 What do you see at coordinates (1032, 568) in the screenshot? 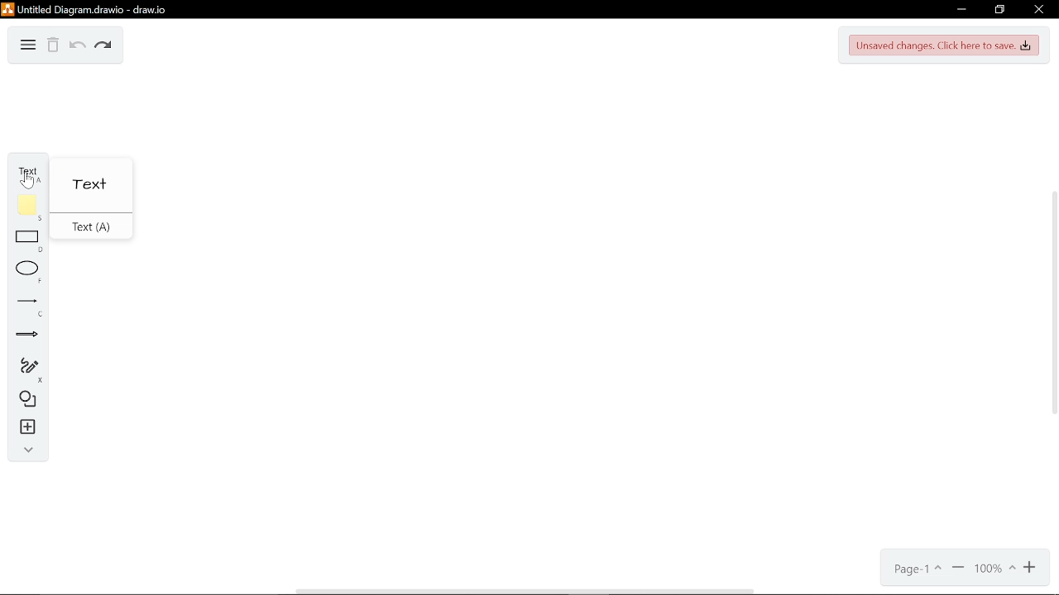
I see `Zoom in` at bounding box center [1032, 568].